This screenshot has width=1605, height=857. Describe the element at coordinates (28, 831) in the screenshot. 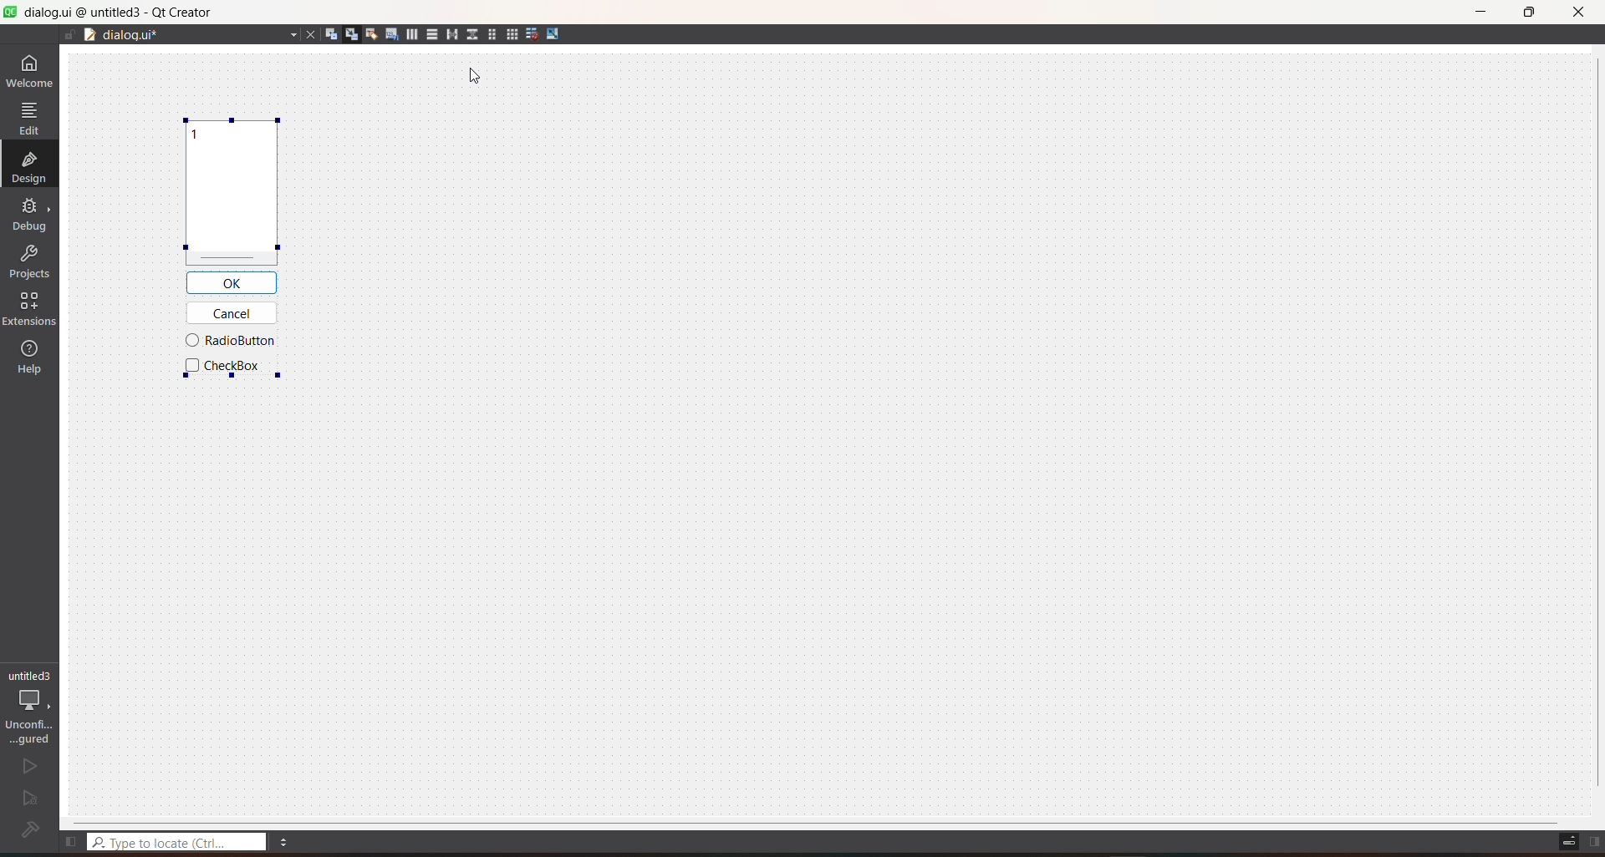

I see `file configuration` at that location.